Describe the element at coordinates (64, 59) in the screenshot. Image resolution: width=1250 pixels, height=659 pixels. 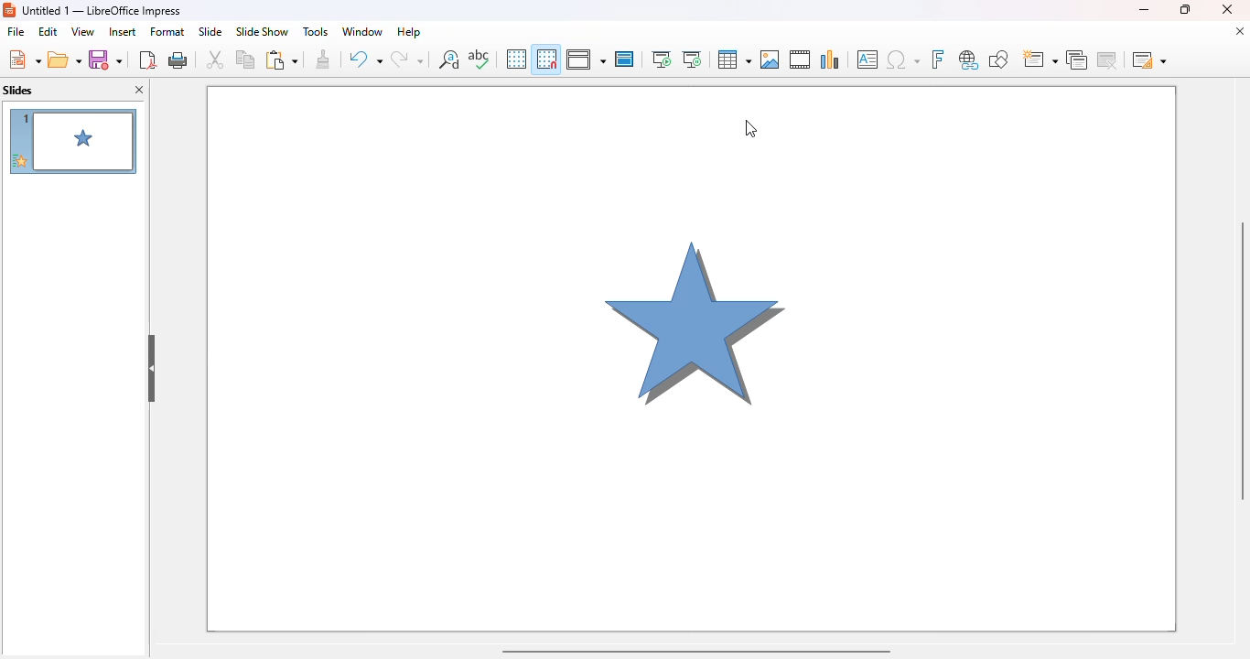
I see `open` at that location.